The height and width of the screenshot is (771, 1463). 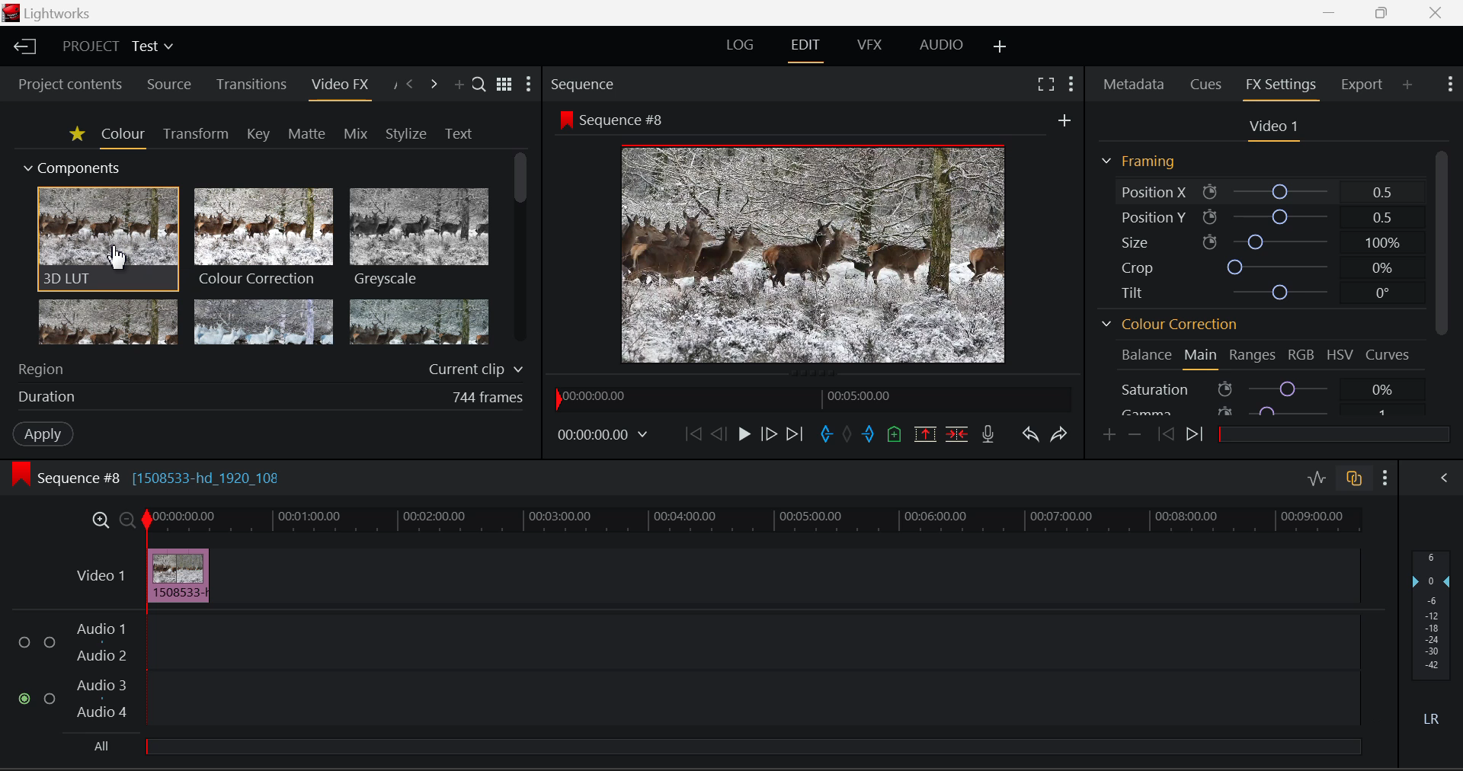 I want to click on Sequence #8, so click(x=613, y=119).